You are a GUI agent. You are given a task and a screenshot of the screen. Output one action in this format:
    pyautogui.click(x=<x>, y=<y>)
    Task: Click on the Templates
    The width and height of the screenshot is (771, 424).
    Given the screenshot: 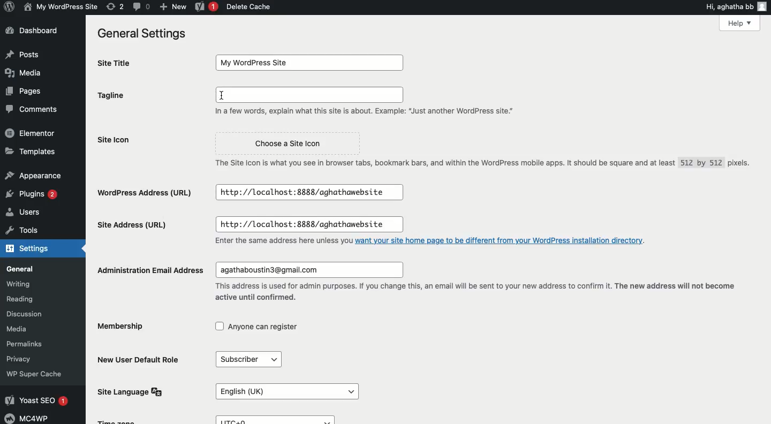 What is the action you would take?
    pyautogui.click(x=32, y=152)
    